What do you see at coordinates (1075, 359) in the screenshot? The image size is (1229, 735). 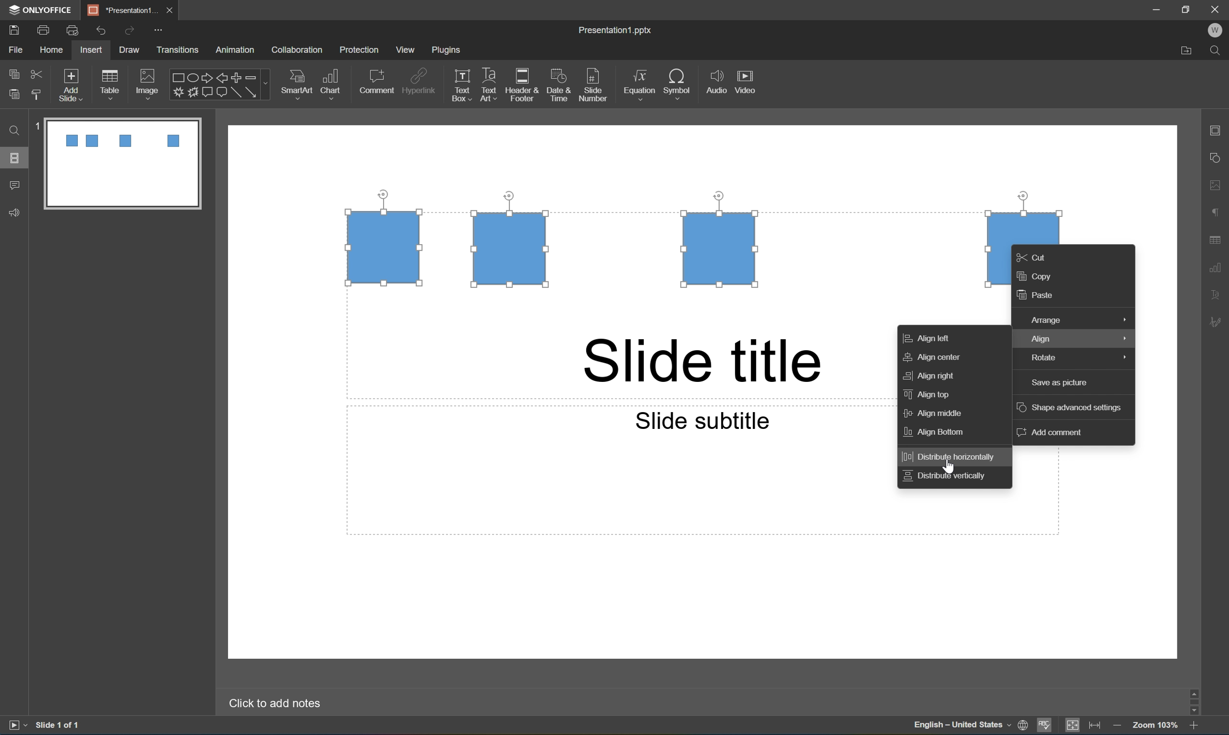 I see `rotate` at bounding box center [1075, 359].